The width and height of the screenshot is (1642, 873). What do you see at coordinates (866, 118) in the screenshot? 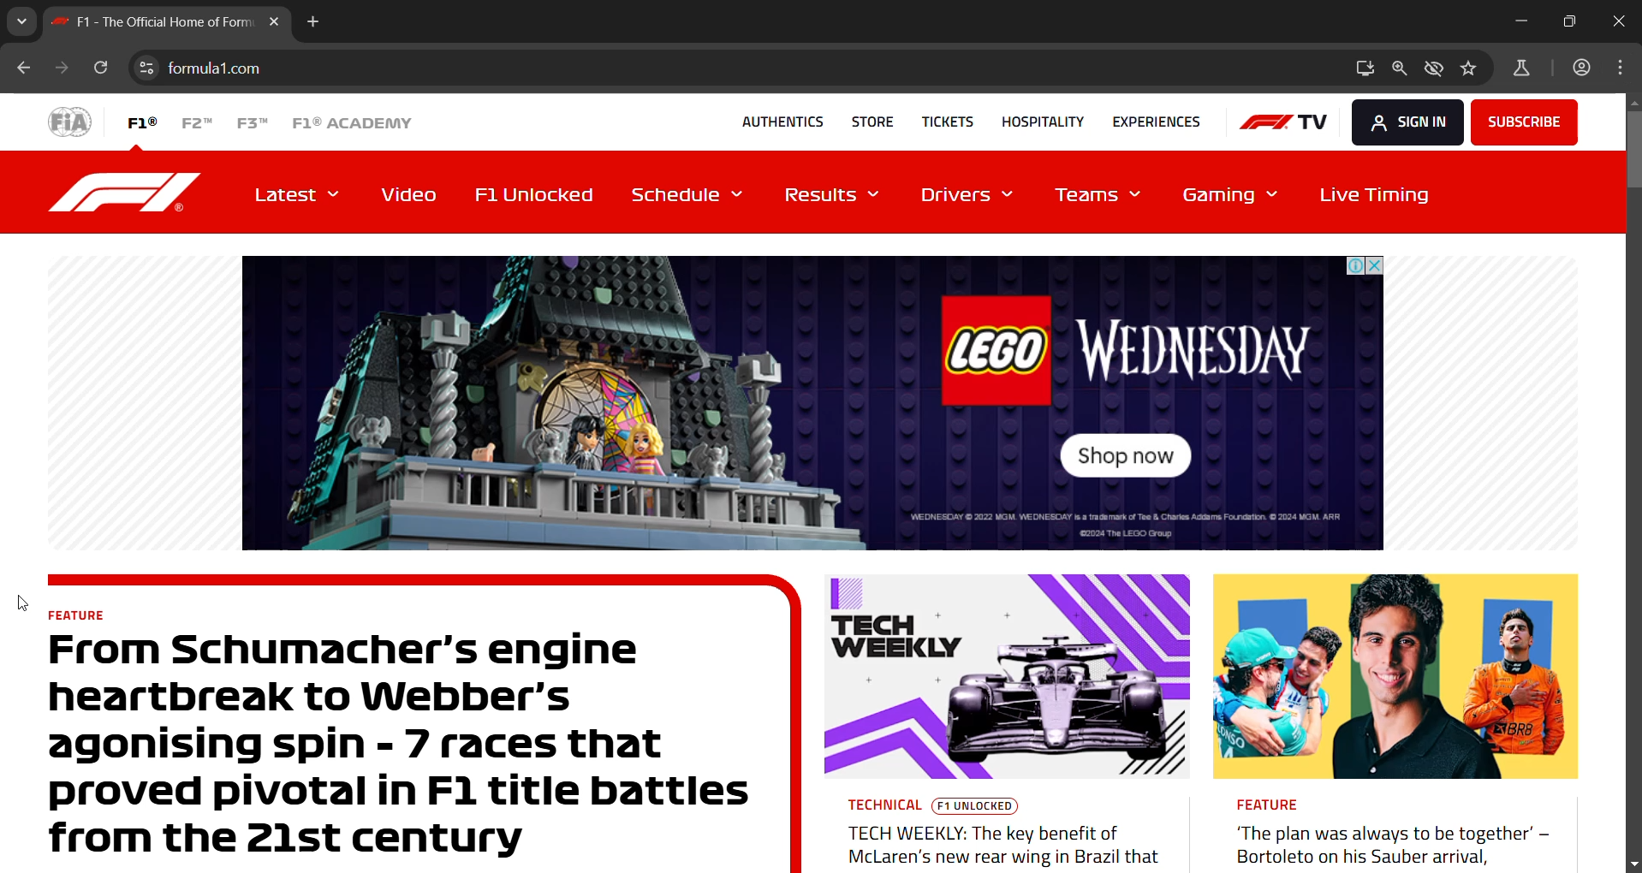
I see `STORE` at bounding box center [866, 118].